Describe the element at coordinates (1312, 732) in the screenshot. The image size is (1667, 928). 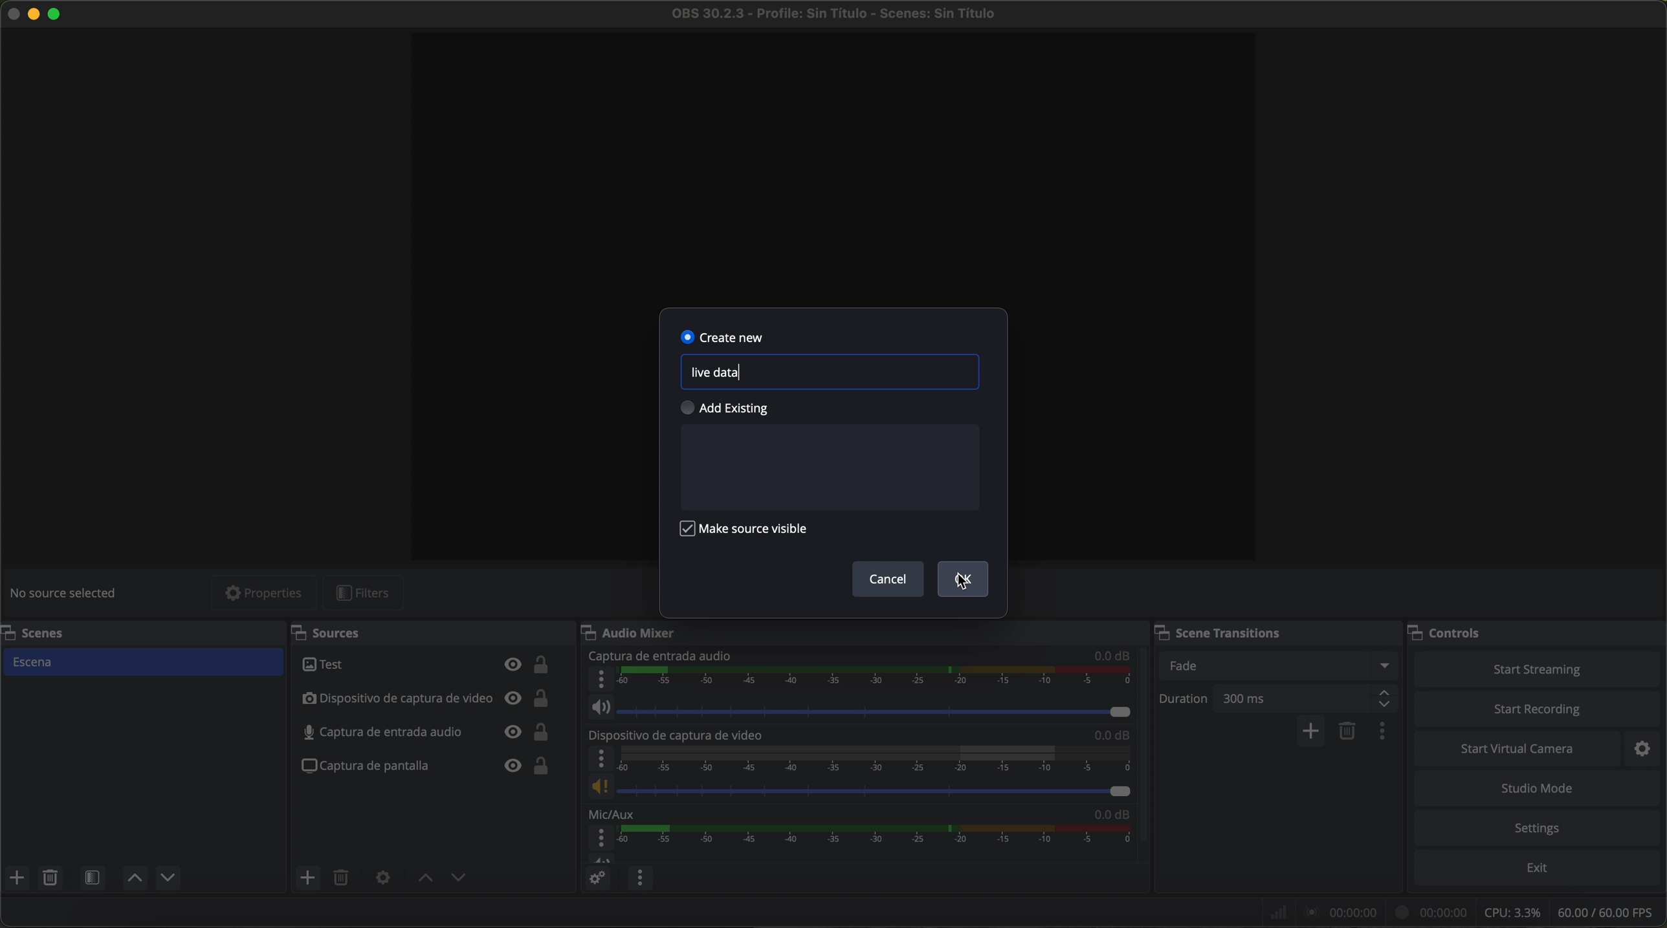
I see `add configurable transition` at that location.